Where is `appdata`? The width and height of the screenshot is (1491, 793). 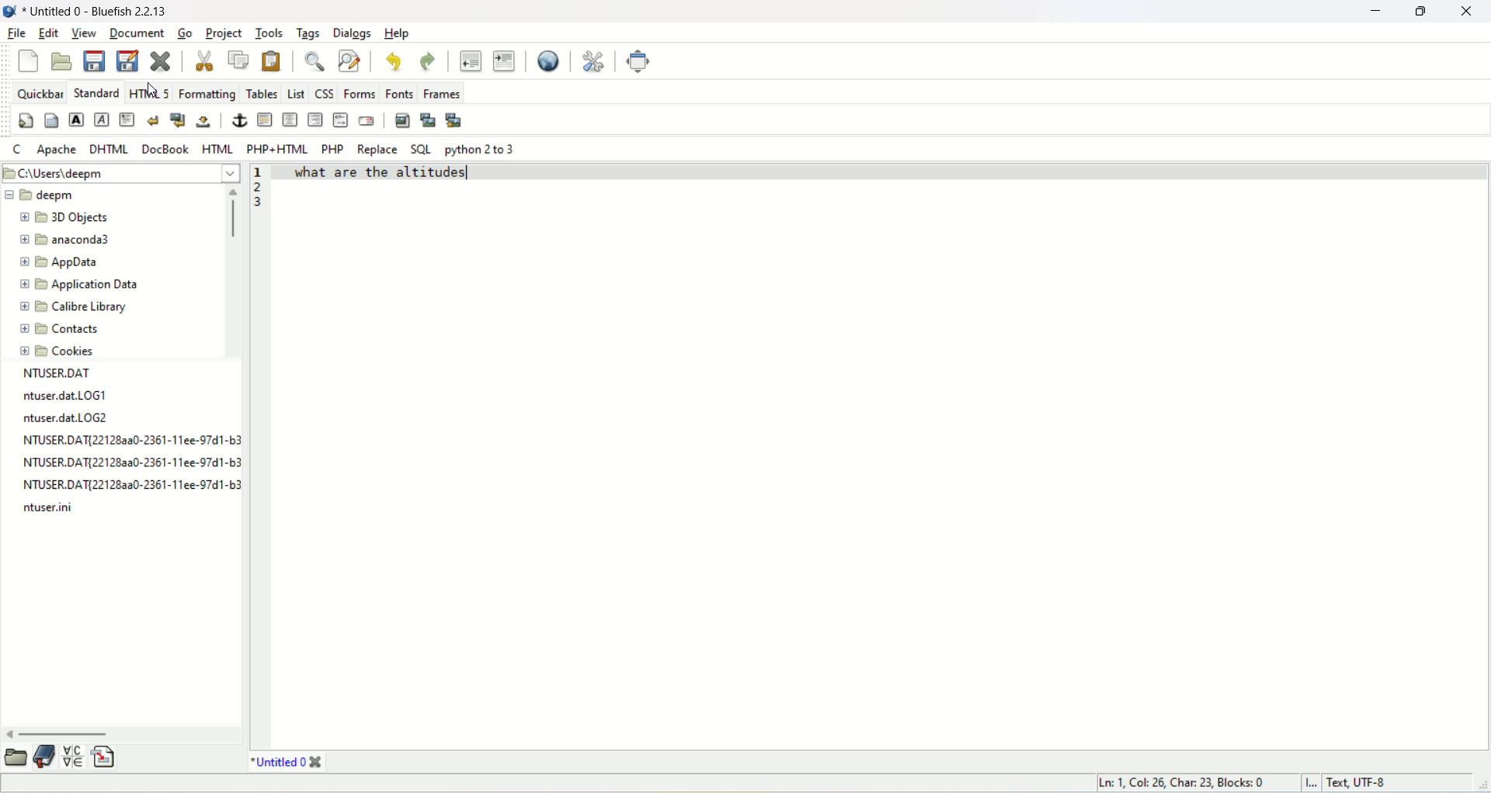 appdata is located at coordinates (65, 265).